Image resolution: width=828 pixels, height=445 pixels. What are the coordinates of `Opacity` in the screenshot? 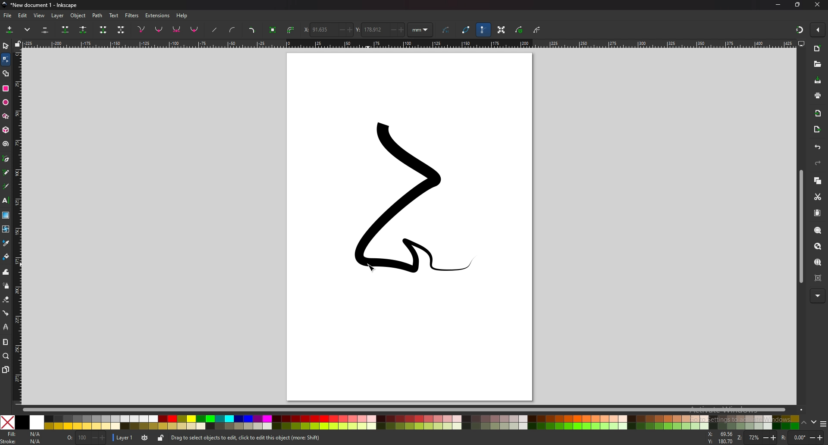 It's located at (86, 438).